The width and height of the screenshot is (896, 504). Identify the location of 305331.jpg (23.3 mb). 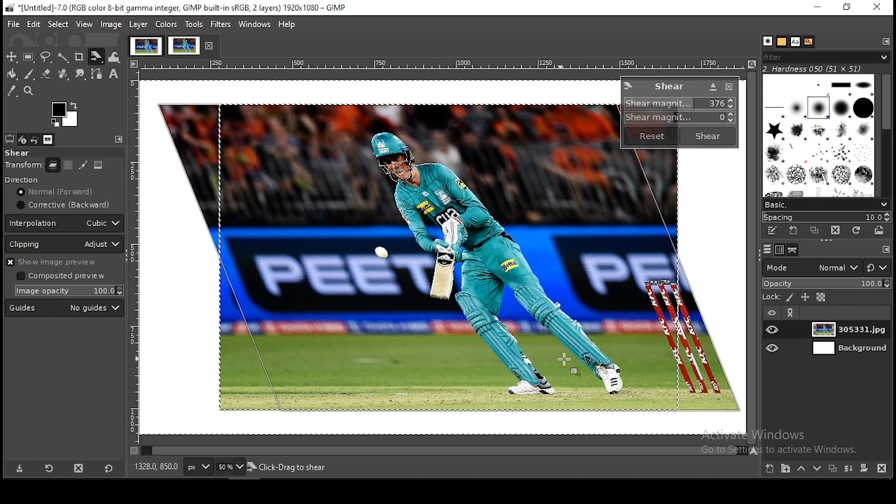
(284, 468).